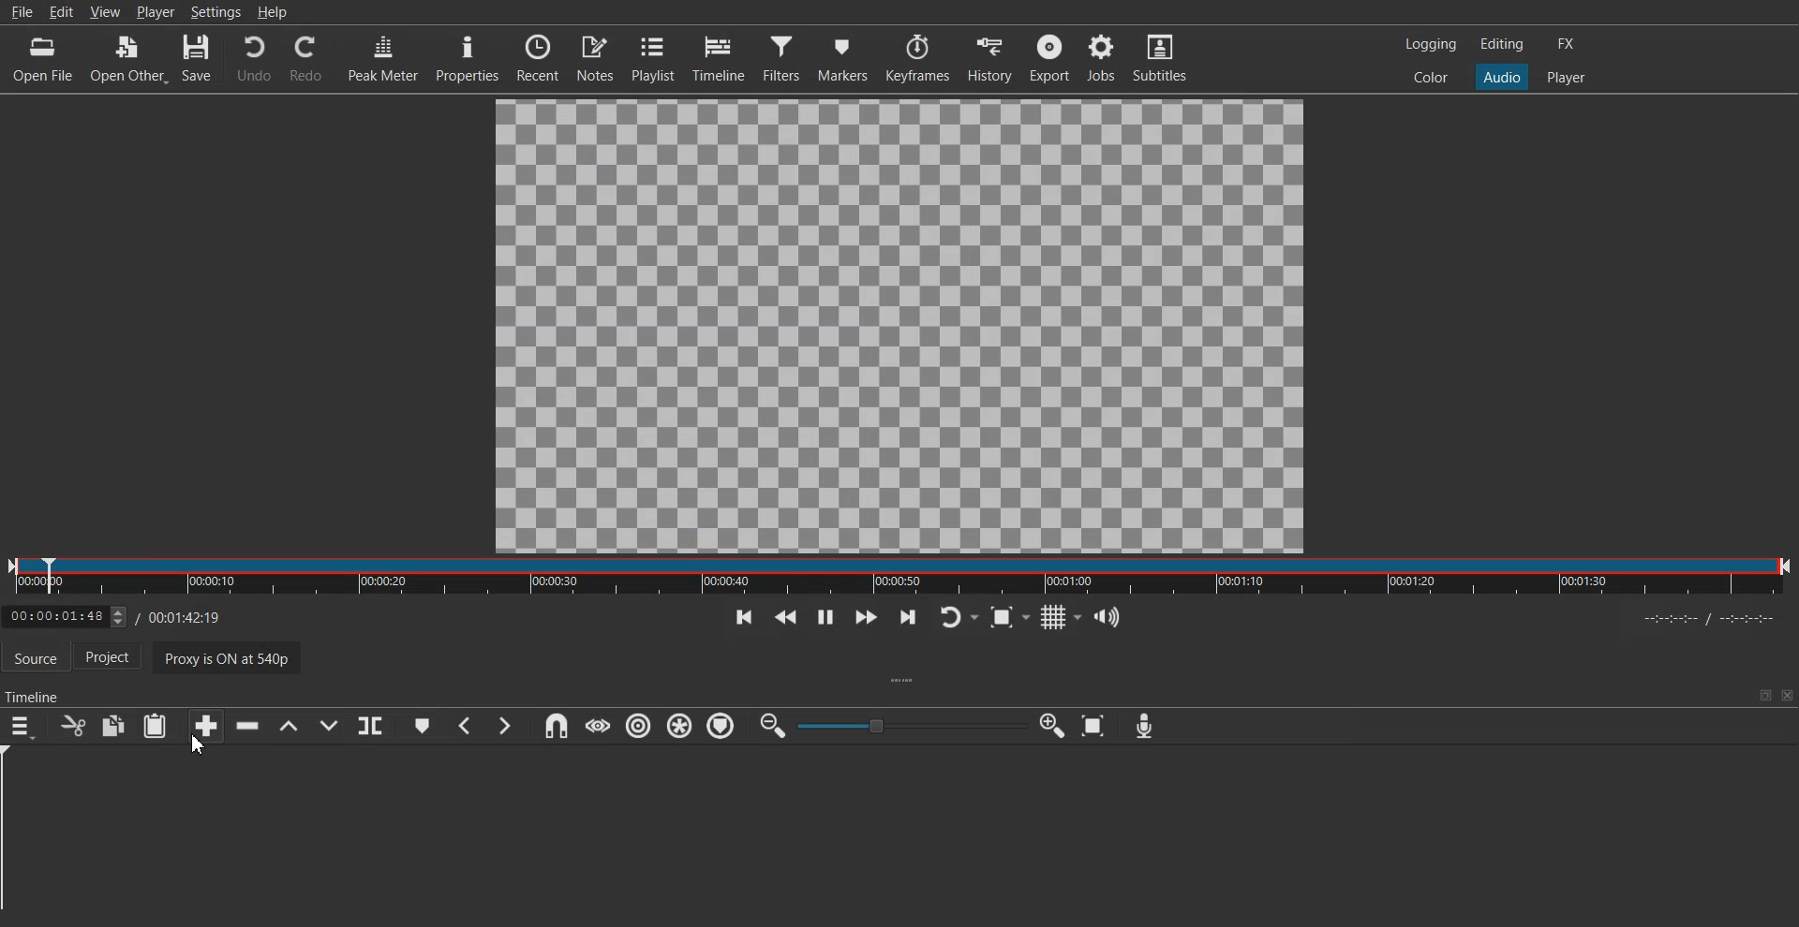  What do you see at coordinates (784, 57) in the screenshot?
I see `Filters` at bounding box center [784, 57].